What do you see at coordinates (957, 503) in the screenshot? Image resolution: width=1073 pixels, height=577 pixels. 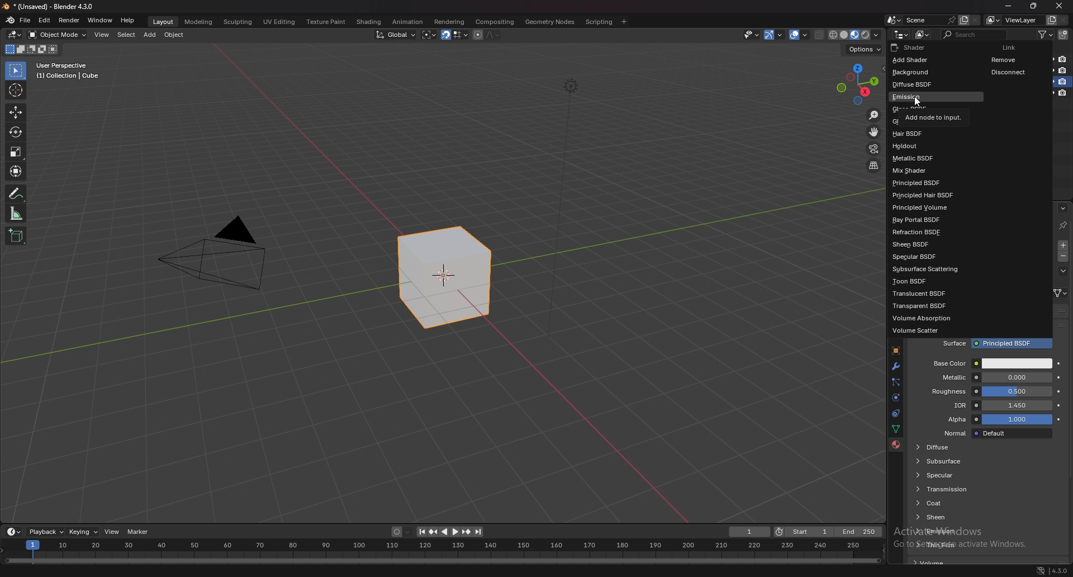 I see `coat` at bounding box center [957, 503].